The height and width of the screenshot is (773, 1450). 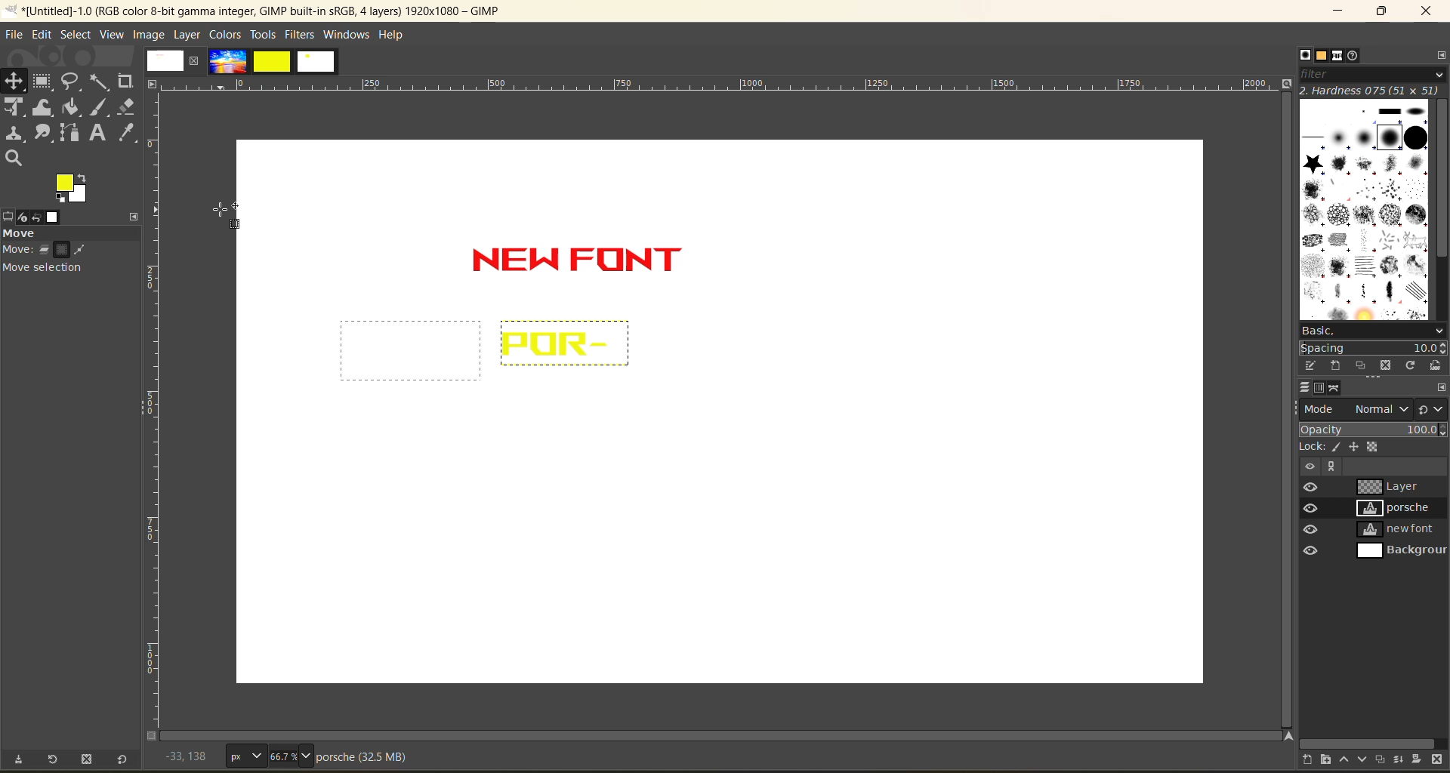 What do you see at coordinates (274, 61) in the screenshot?
I see `images` at bounding box center [274, 61].